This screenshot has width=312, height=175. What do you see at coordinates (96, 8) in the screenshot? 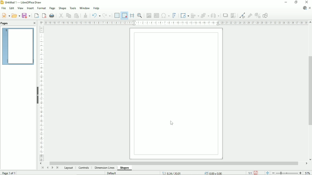
I see `Help` at bounding box center [96, 8].